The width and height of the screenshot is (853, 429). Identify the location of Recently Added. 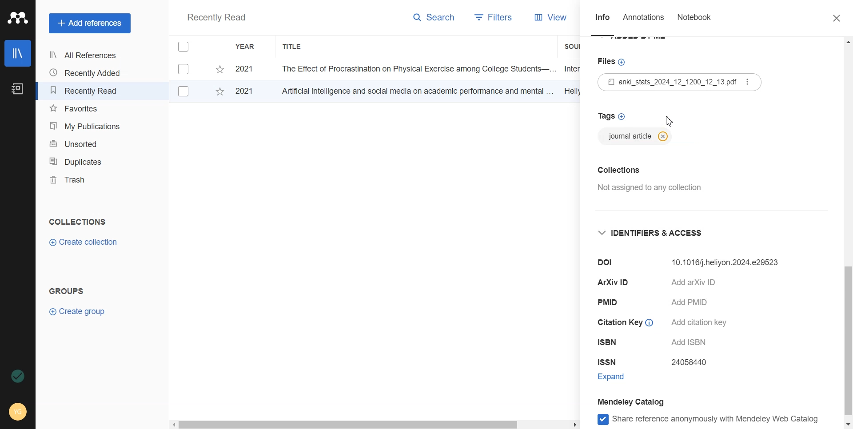
(87, 73).